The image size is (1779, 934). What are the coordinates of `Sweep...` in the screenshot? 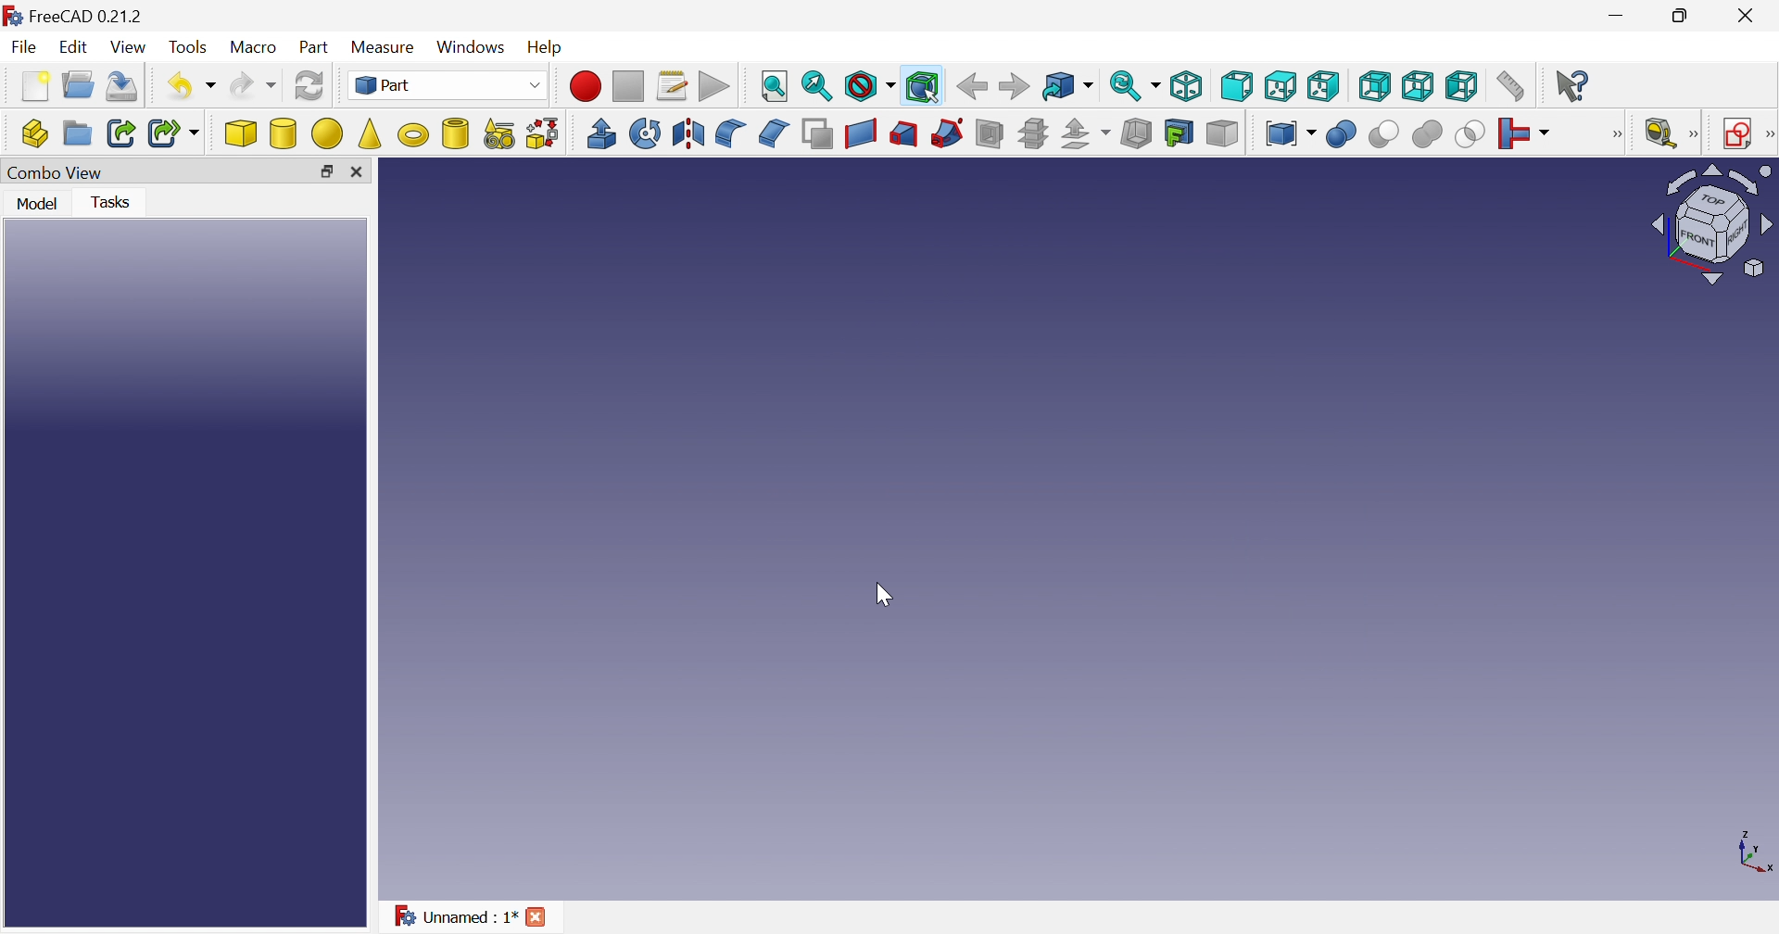 It's located at (947, 133).